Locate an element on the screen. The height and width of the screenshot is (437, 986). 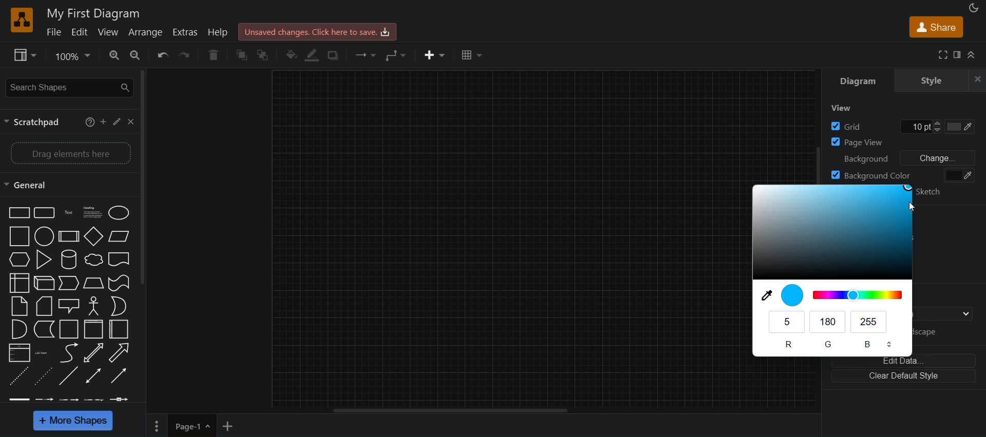
undo is located at coordinates (162, 55).